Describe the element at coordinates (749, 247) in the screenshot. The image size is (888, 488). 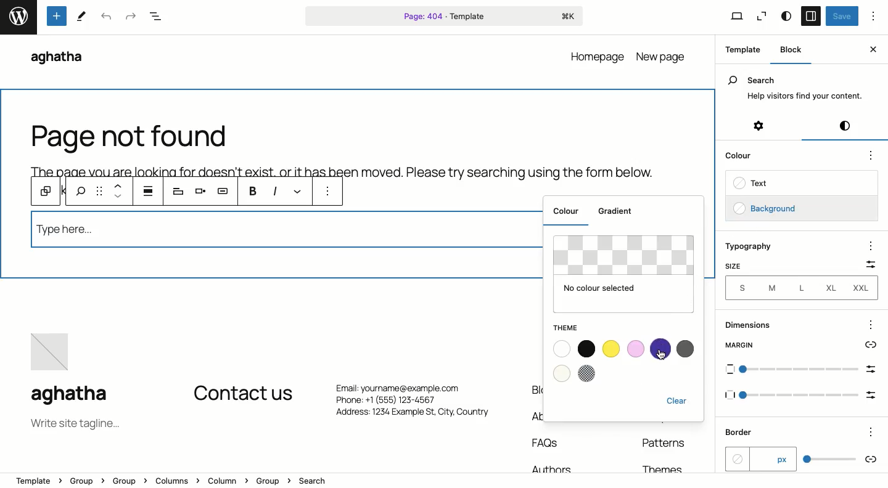
I see `Typography` at that location.